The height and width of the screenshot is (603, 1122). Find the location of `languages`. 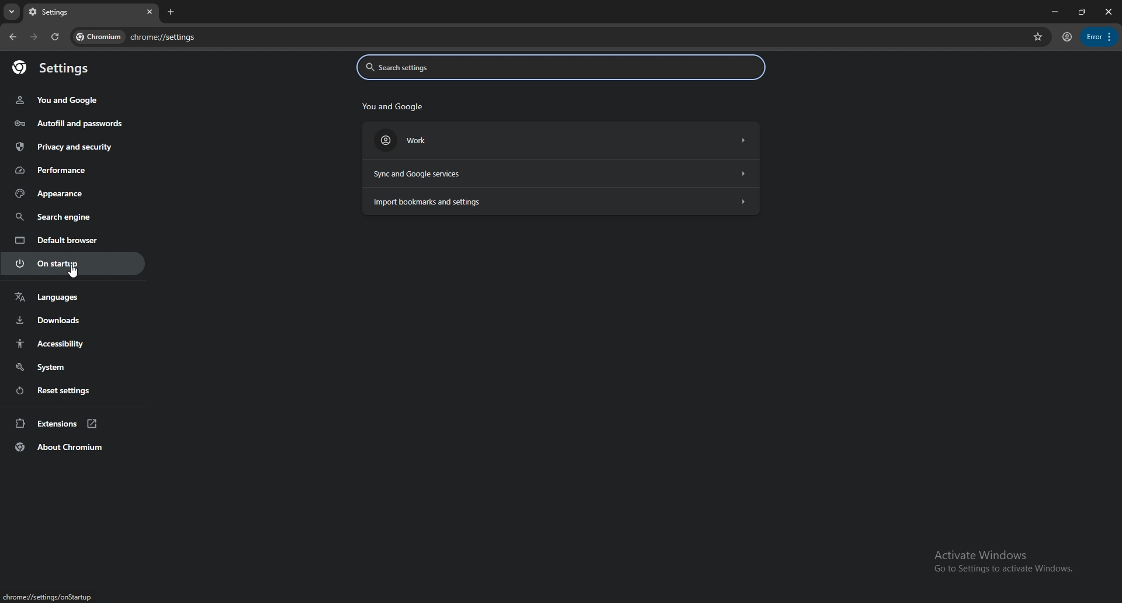

languages is located at coordinates (73, 297).